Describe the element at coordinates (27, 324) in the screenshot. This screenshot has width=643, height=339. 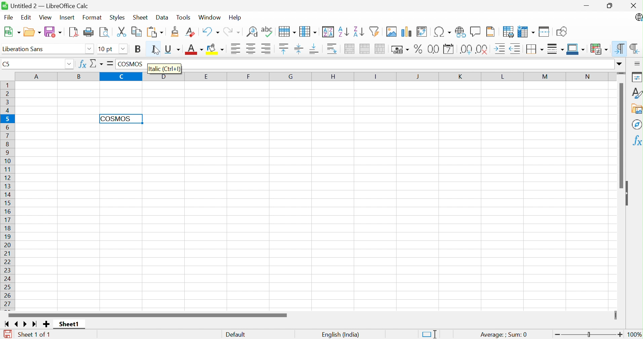
I see `Scroll to next sheet` at that location.